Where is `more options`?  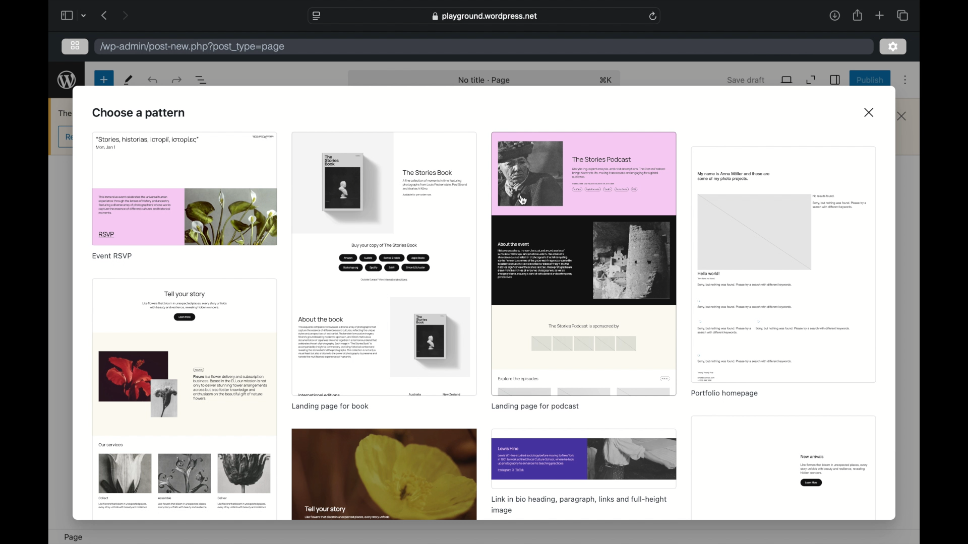
more options is located at coordinates (905, 80).